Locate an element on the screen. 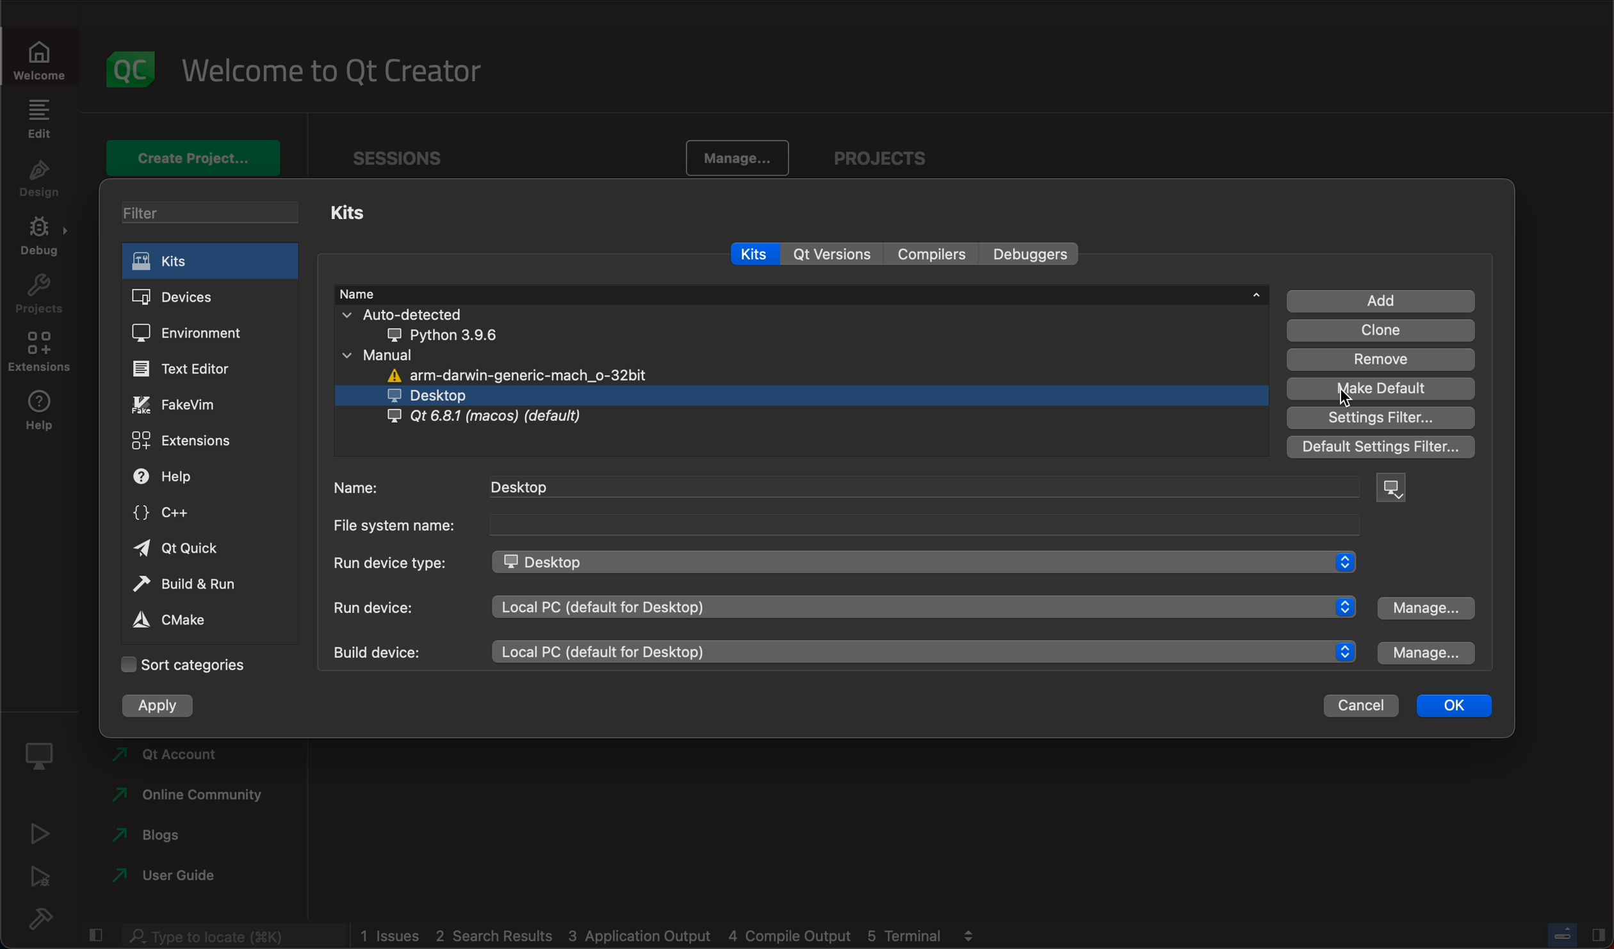 This screenshot has height=949, width=1614. build device: is located at coordinates (380, 647).